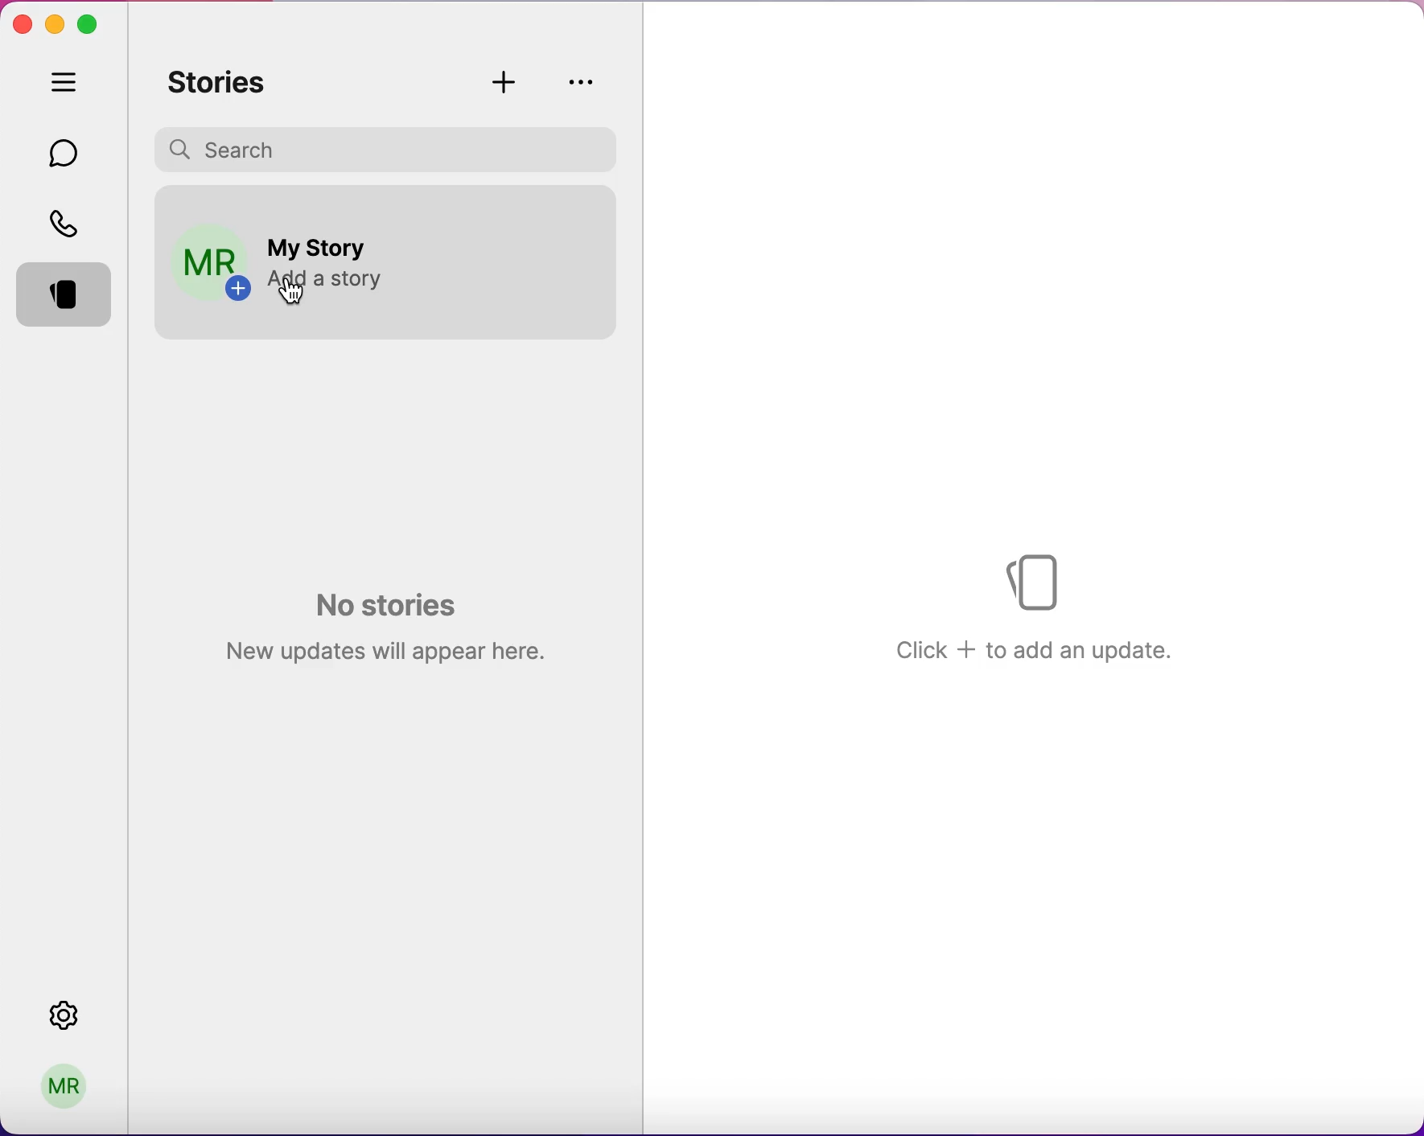 The image size is (1424, 1136). I want to click on minimize, so click(56, 21).